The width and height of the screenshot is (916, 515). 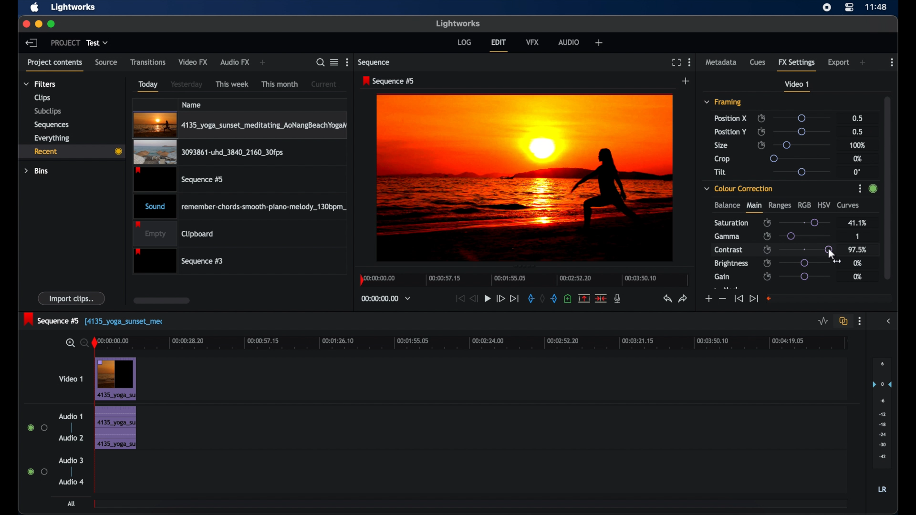 I want to click on enable/disable keyframes, so click(x=767, y=277).